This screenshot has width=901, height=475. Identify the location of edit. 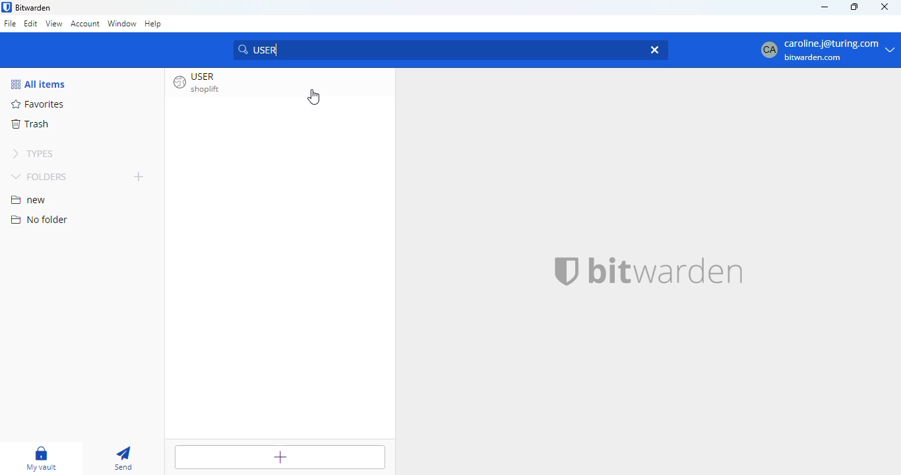
(32, 22).